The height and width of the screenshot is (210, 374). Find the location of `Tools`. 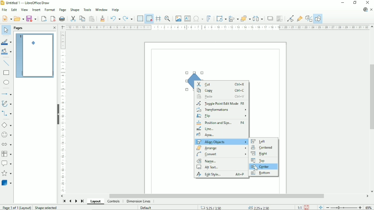

Tools is located at coordinates (87, 9).